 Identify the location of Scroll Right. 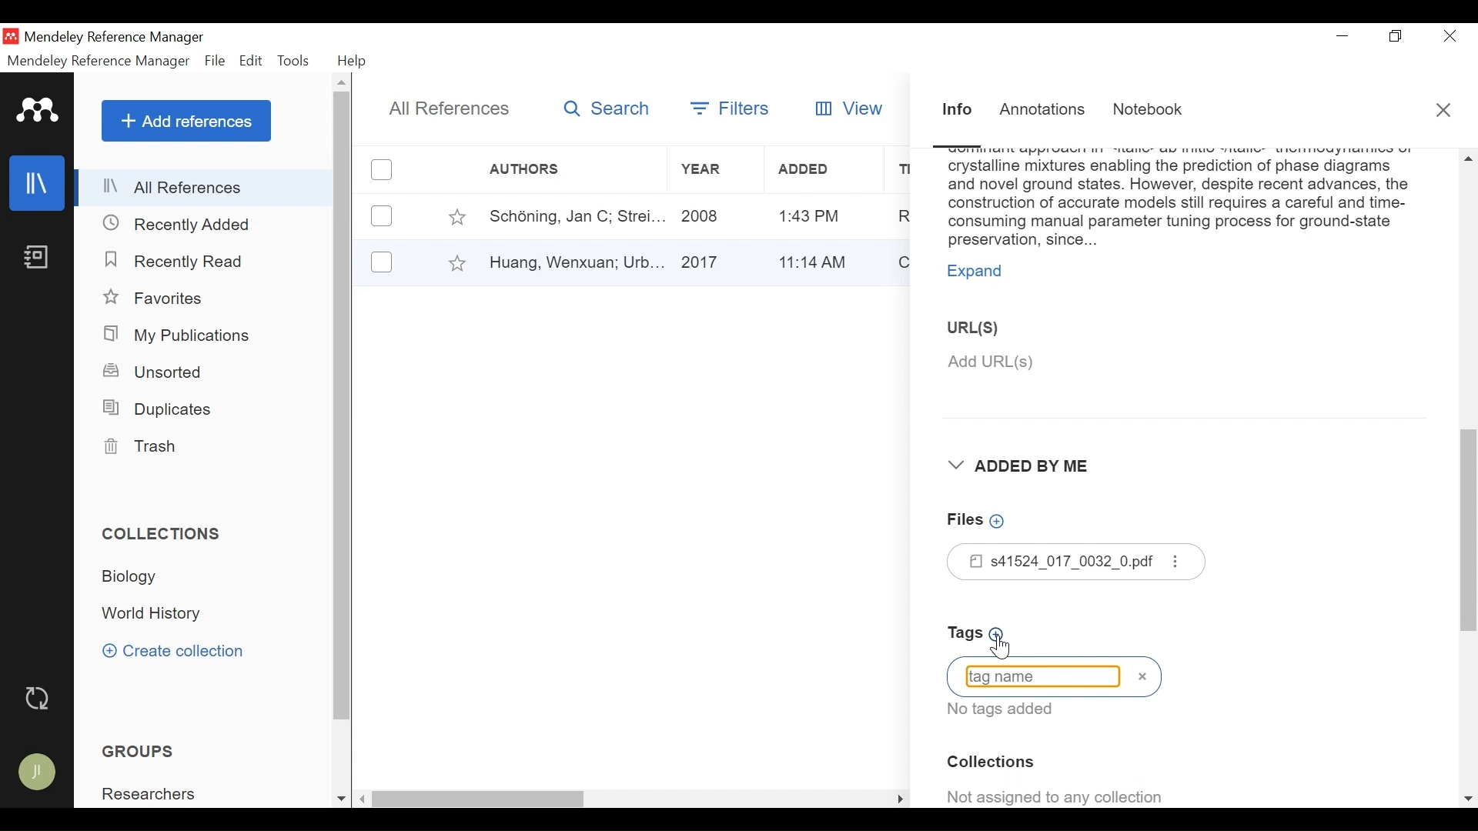
(901, 799).